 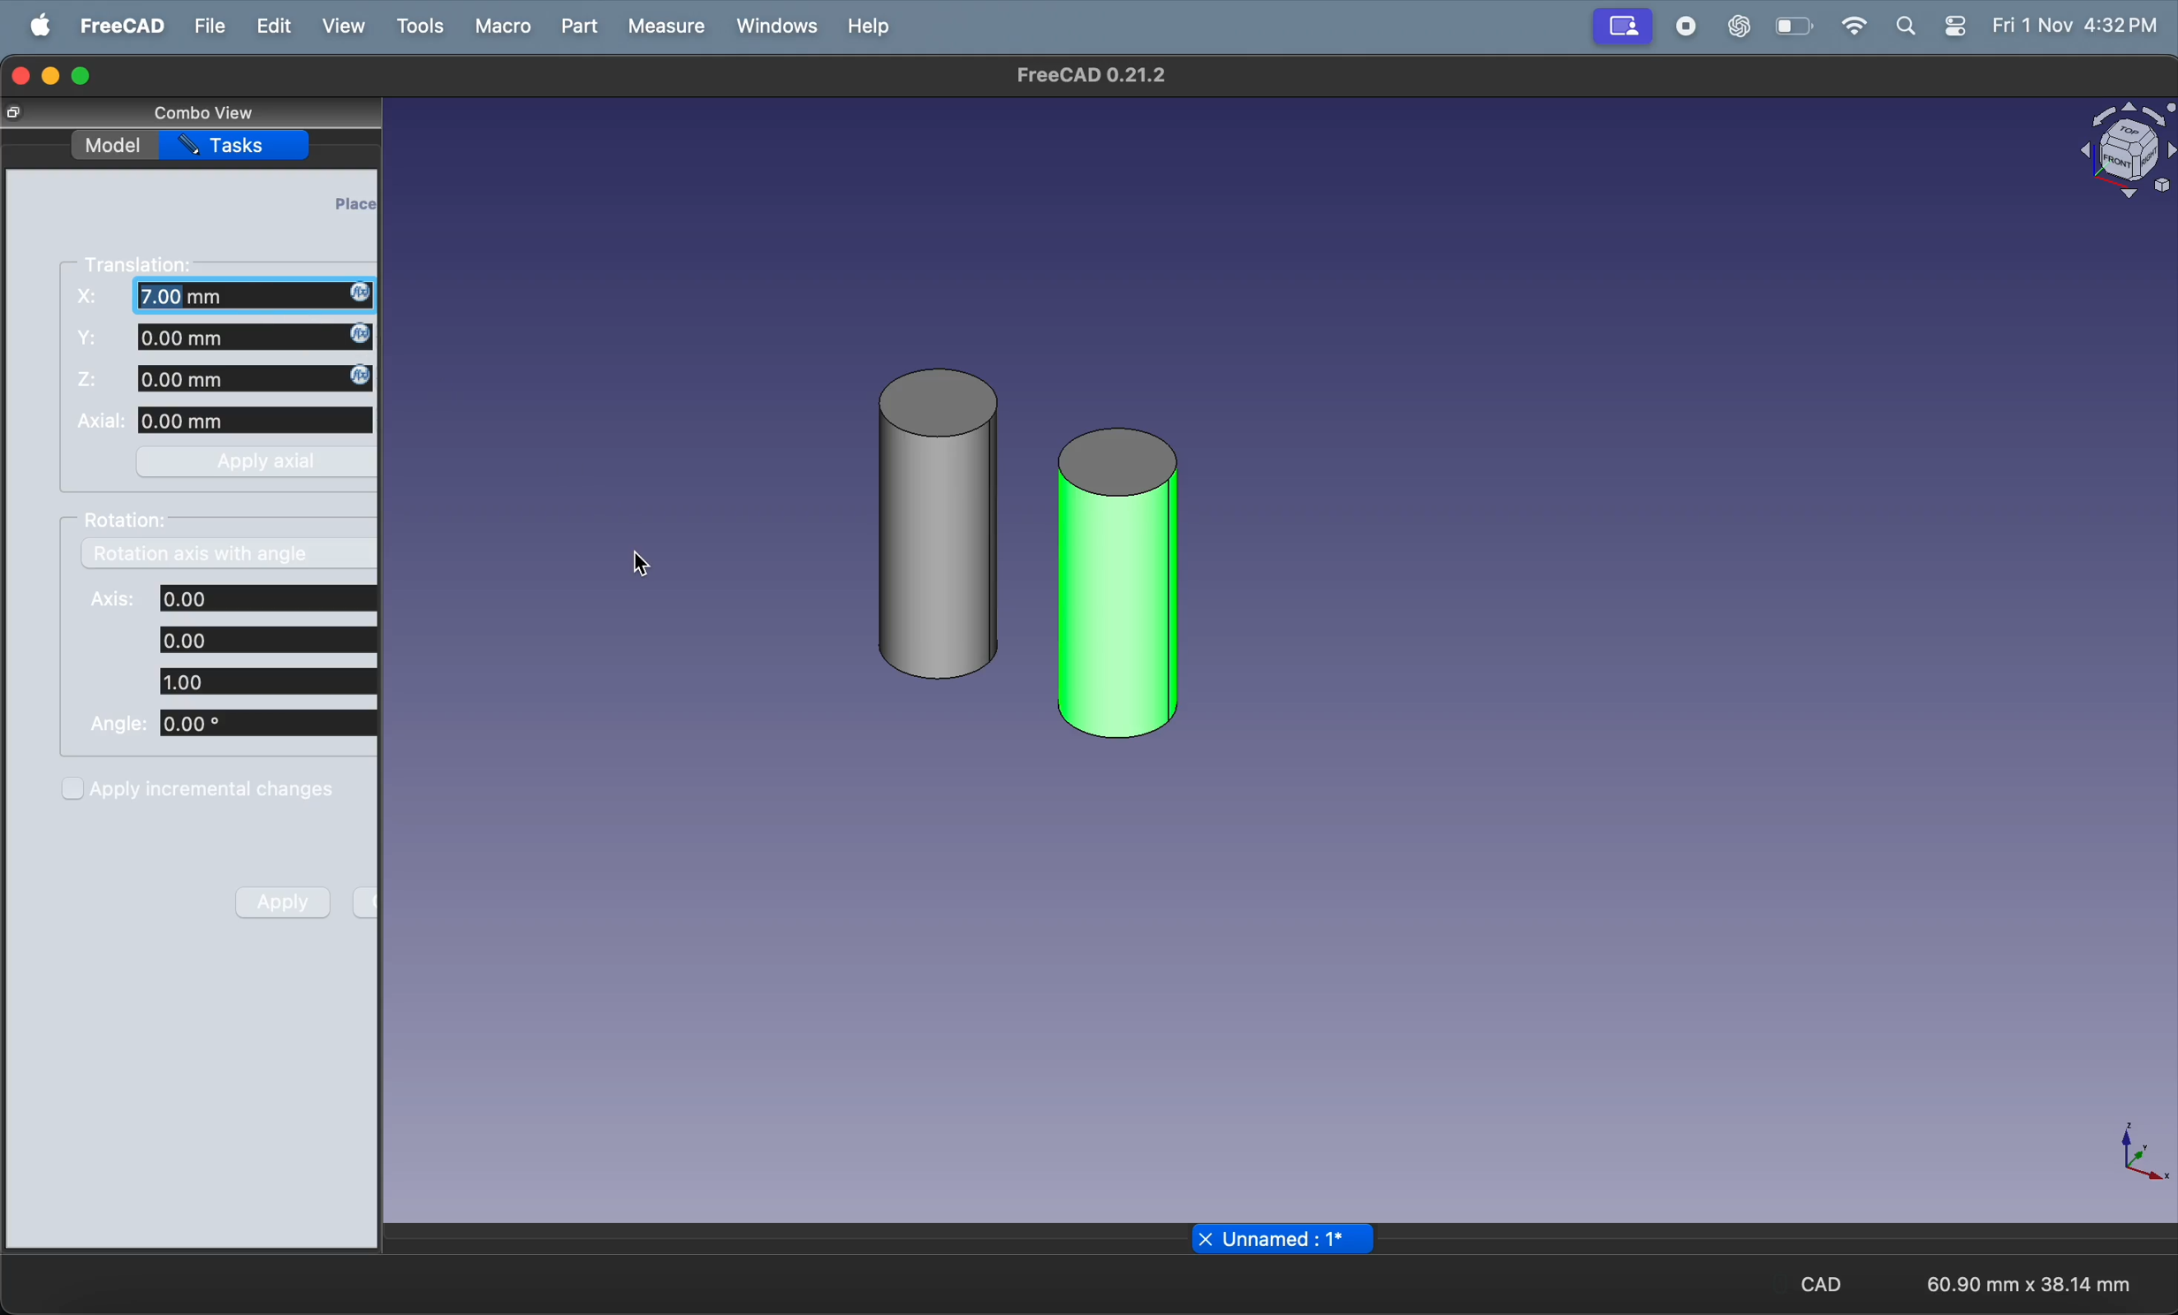 I want to click on CAD, so click(x=1809, y=1282).